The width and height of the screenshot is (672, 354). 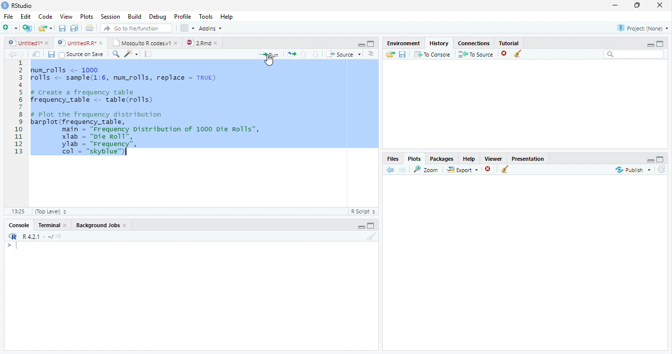 What do you see at coordinates (661, 159) in the screenshot?
I see `Full Height` at bounding box center [661, 159].